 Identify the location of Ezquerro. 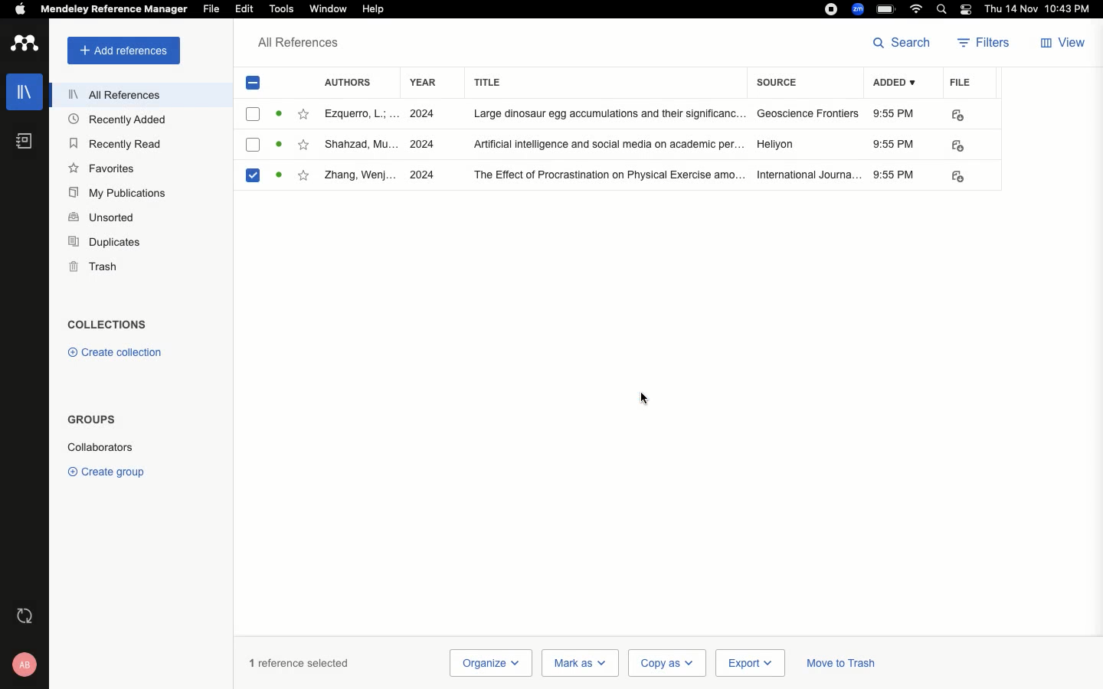
(360, 113).